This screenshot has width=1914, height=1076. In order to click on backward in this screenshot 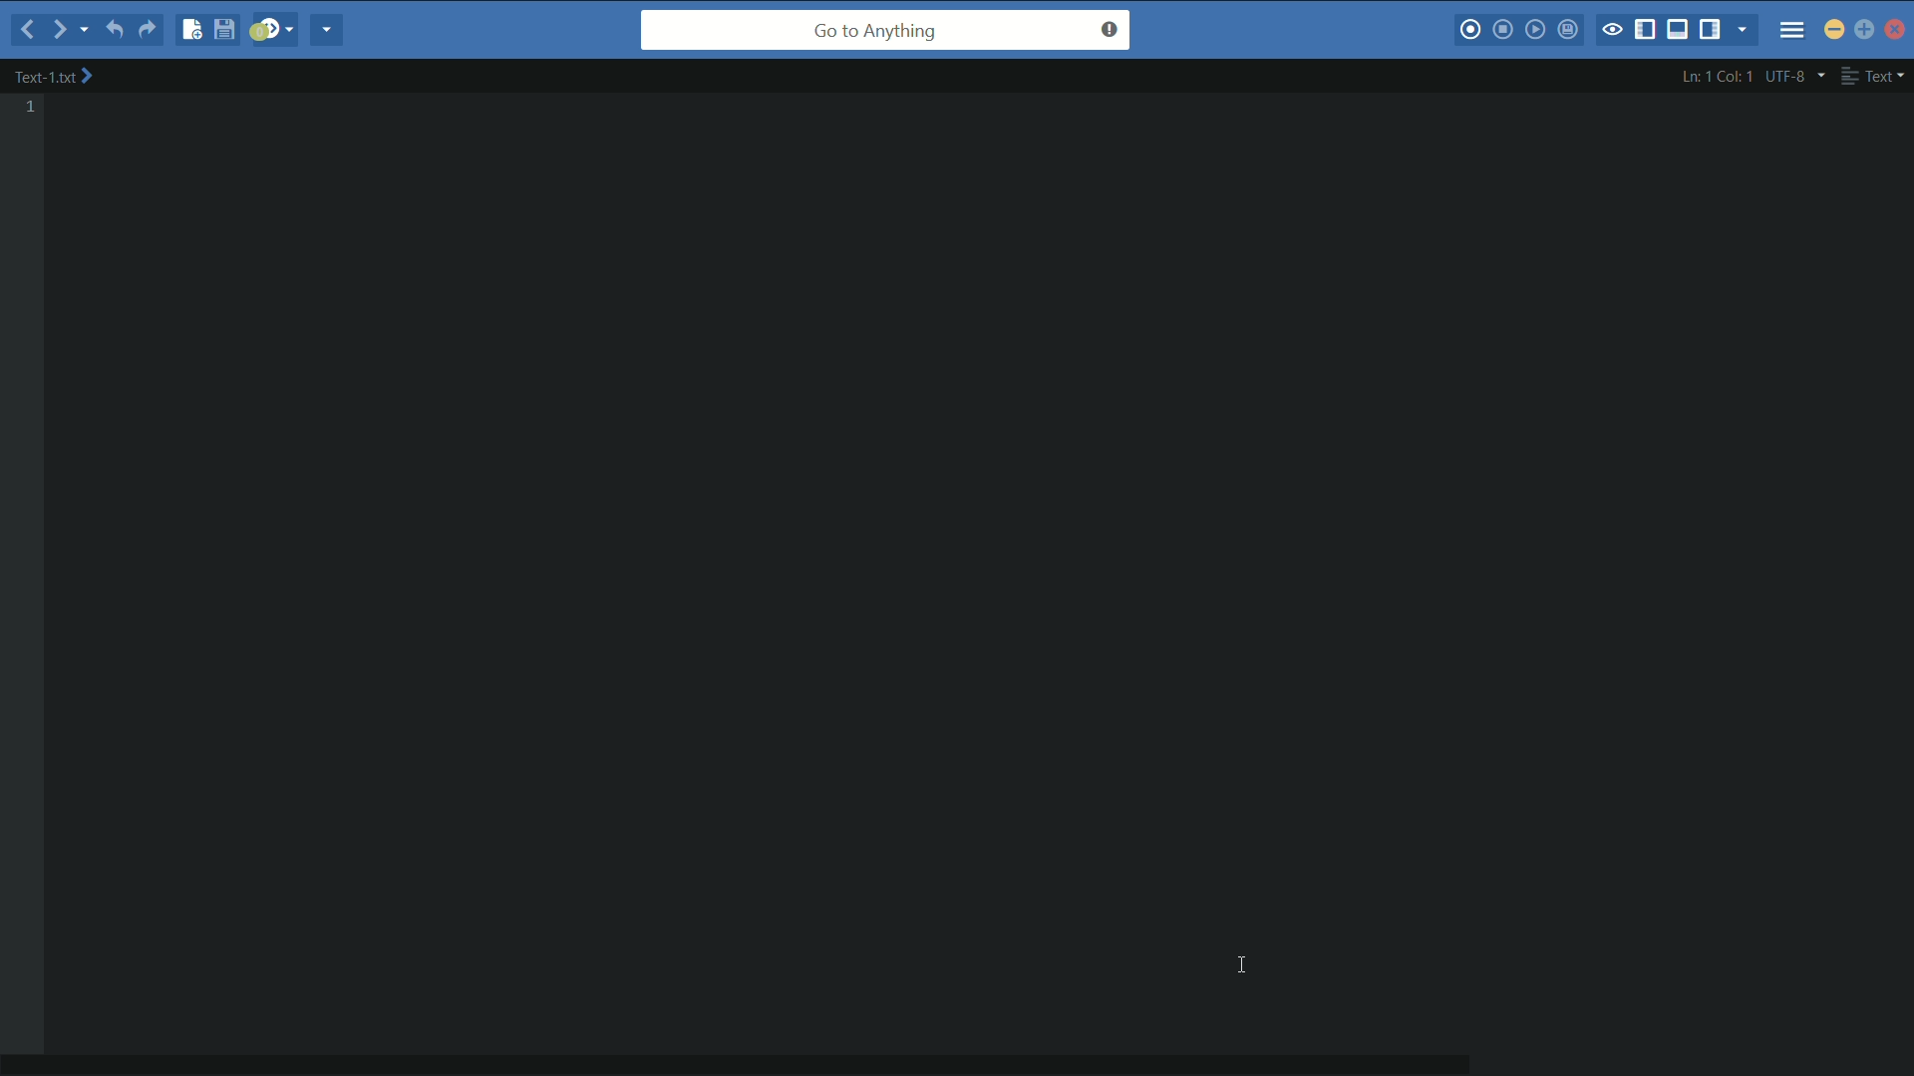, I will do `click(23, 29)`.